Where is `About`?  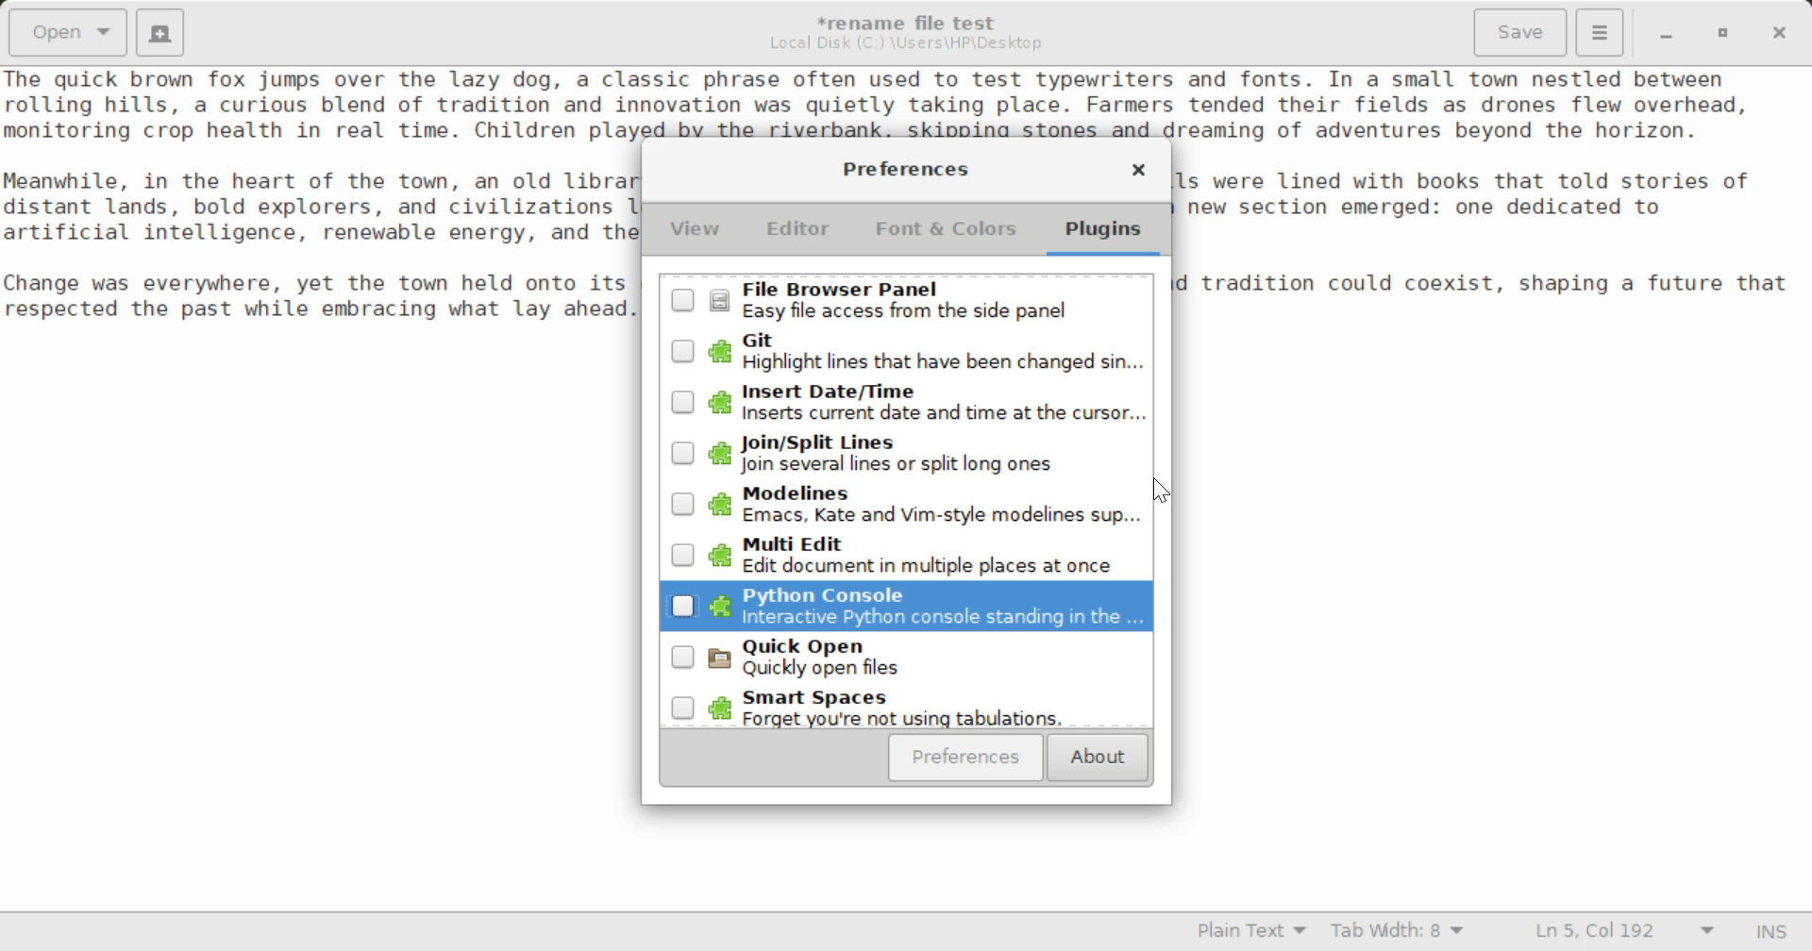
About is located at coordinates (1095, 759).